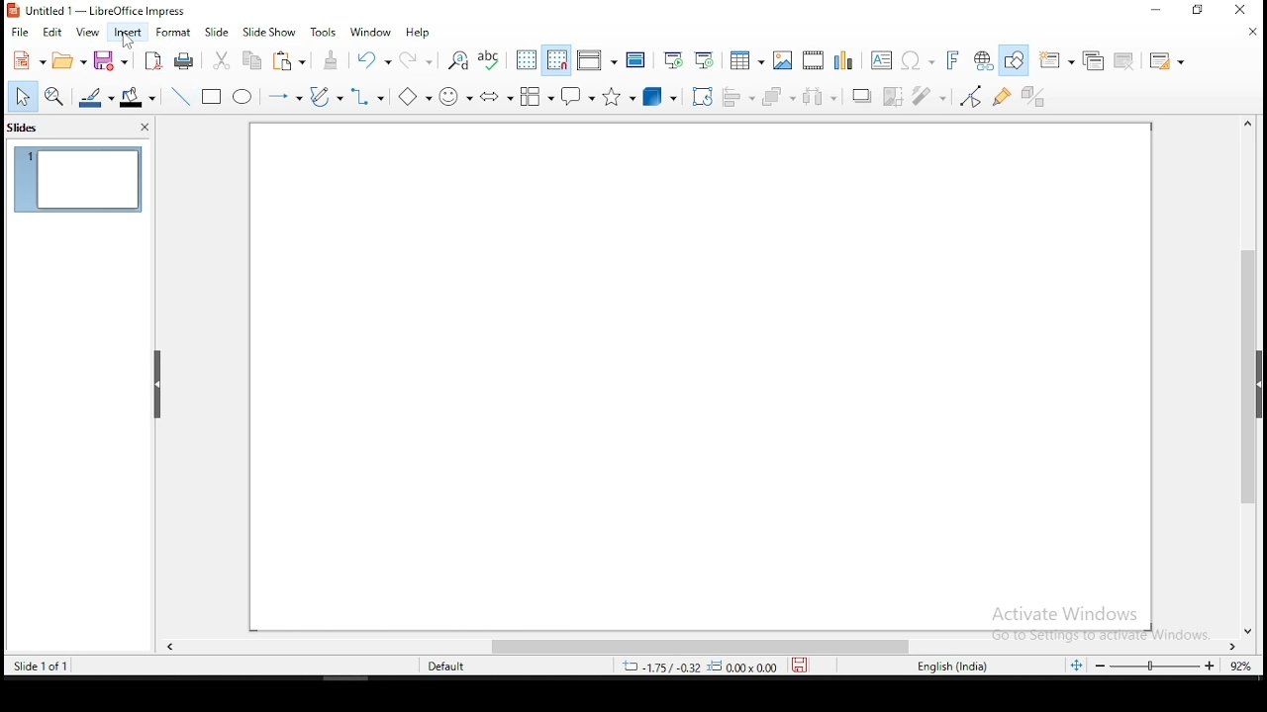 The width and height of the screenshot is (1267, 712). Describe the element at coordinates (186, 62) in the screenshot. I see `print` at that location.